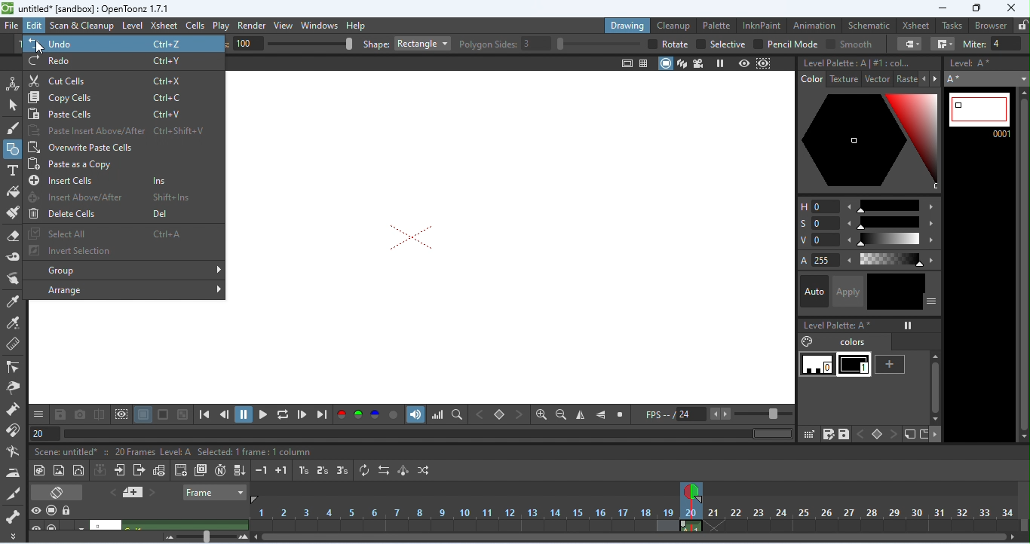 The width and height of the screenshot is (1030, 544). I want to click on sub camera preview, so click(763, 63).